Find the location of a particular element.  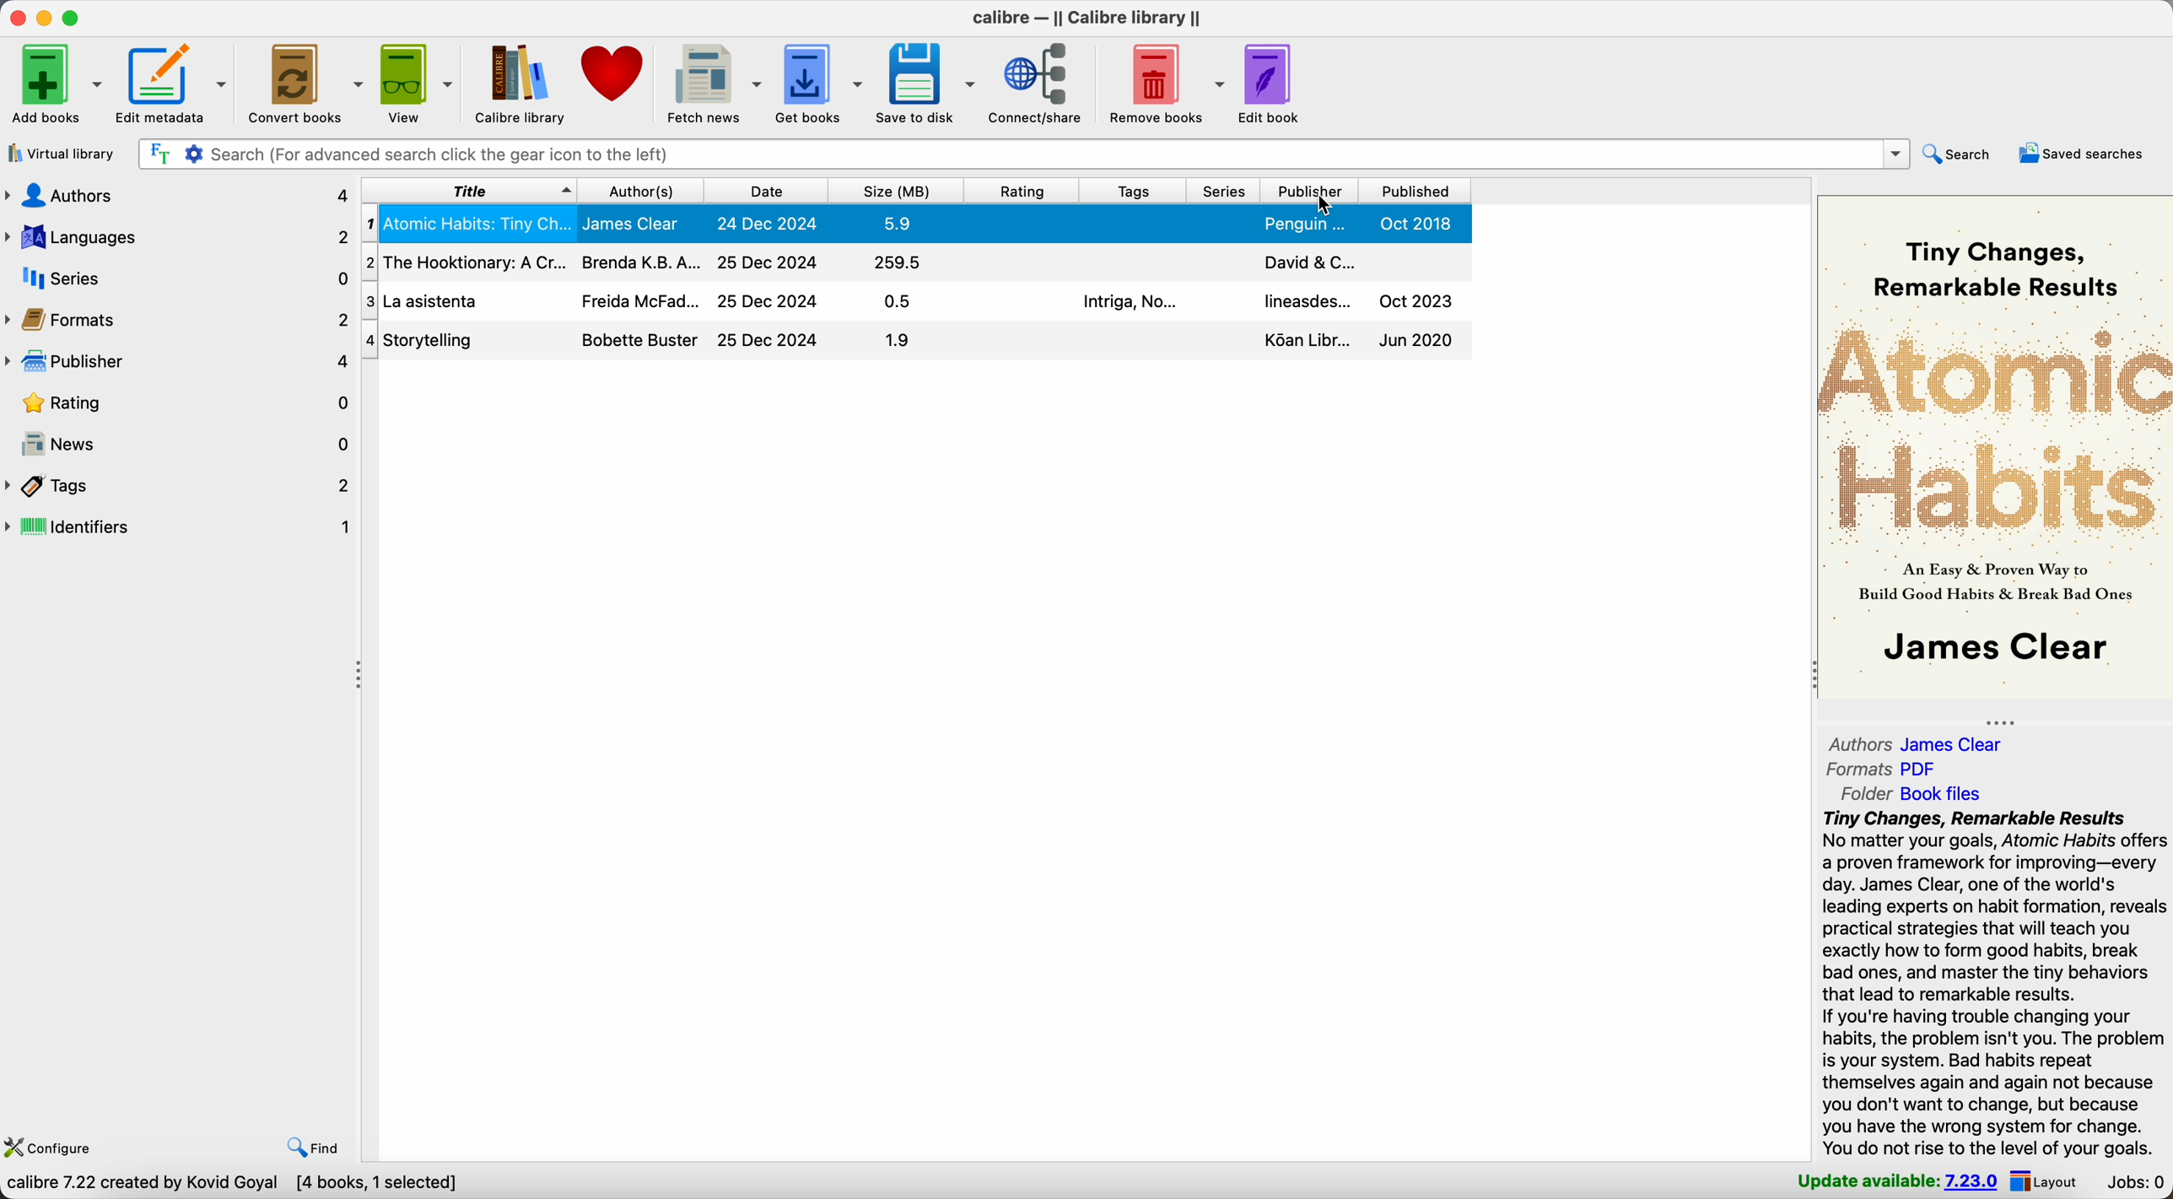

click on publisher is located at coordinates (1312, 190).